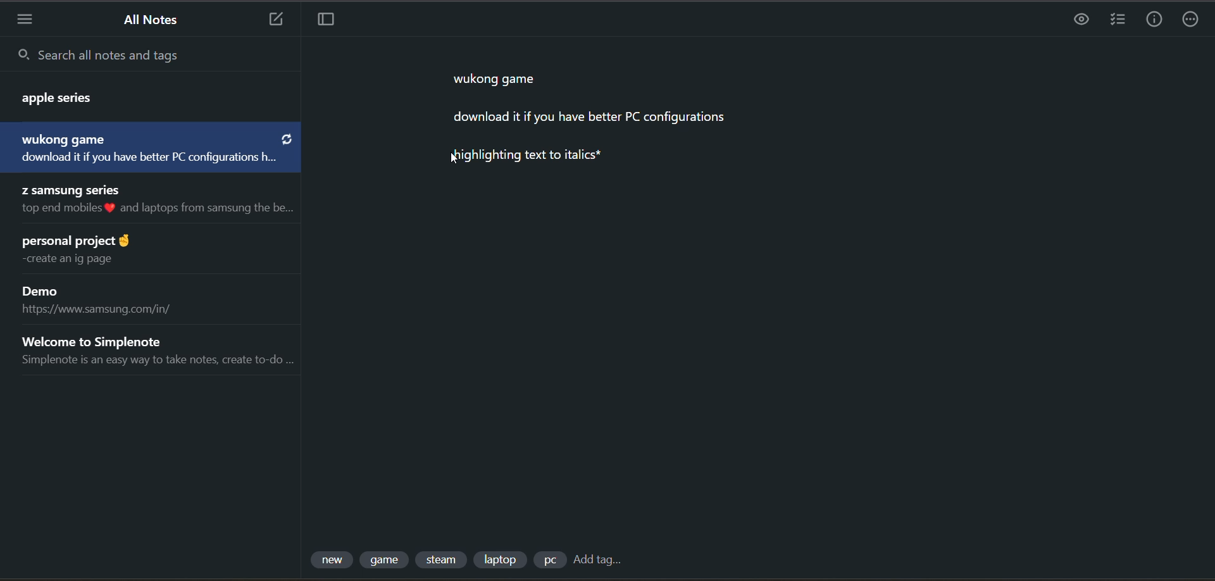 Image resolution: width=1215 pixels, height=581 pixels. What do you see at coordinates (1084, 20) in the screenshot?
I see `task preview` at bounding box center [1084, 20].